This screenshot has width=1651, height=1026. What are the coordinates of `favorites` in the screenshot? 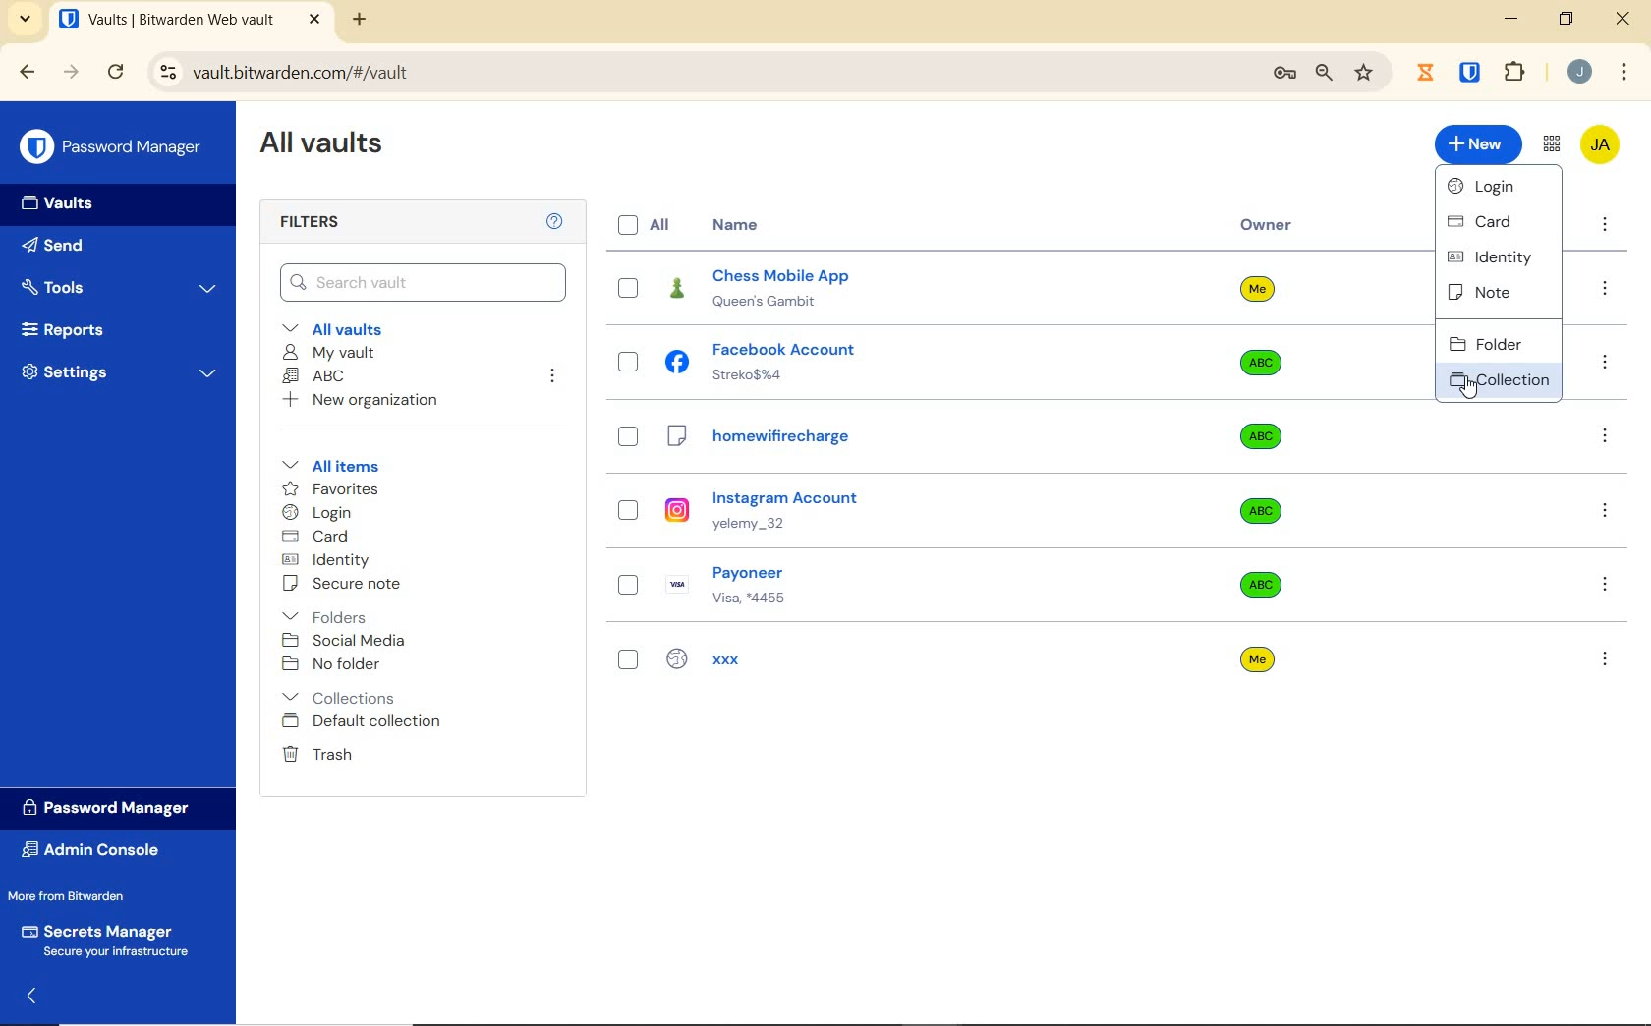 It's located at (338, 489).